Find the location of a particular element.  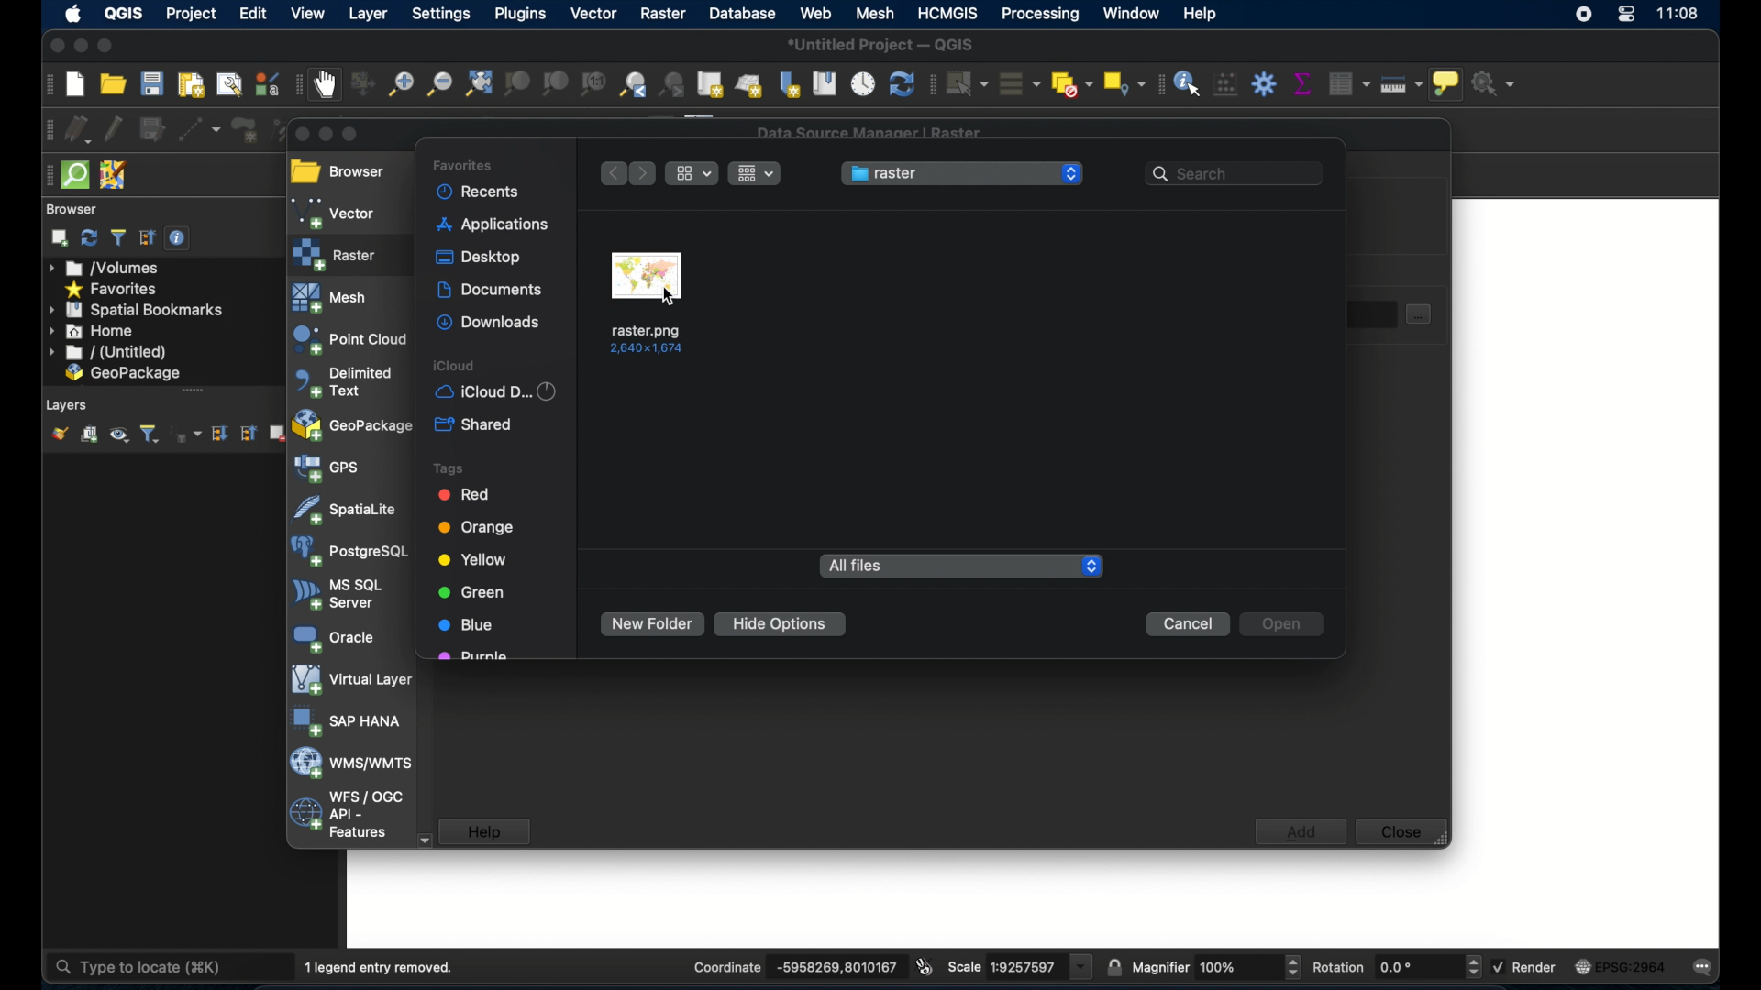

 is located at coordinates (1224, 967).